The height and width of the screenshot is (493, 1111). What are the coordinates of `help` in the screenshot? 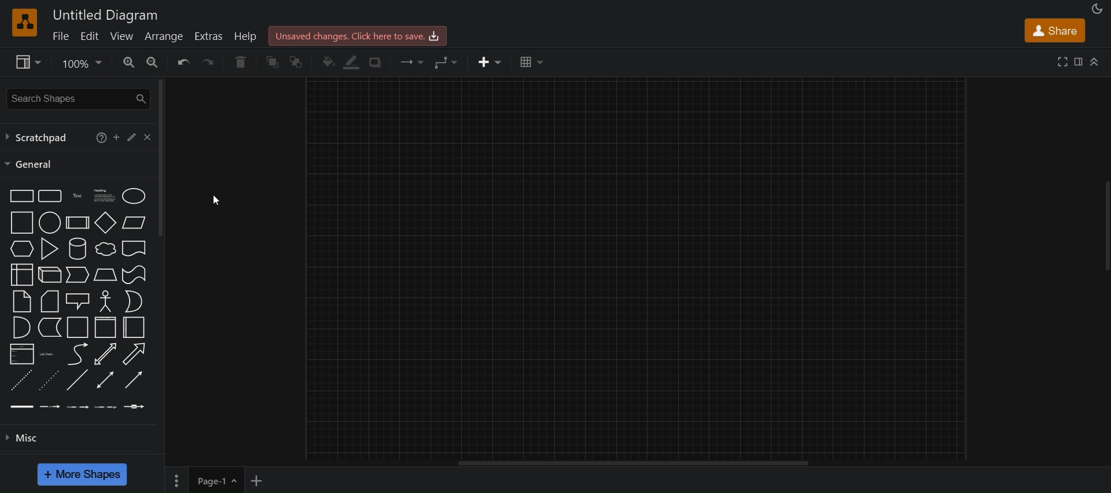 It's located at (247, 36).